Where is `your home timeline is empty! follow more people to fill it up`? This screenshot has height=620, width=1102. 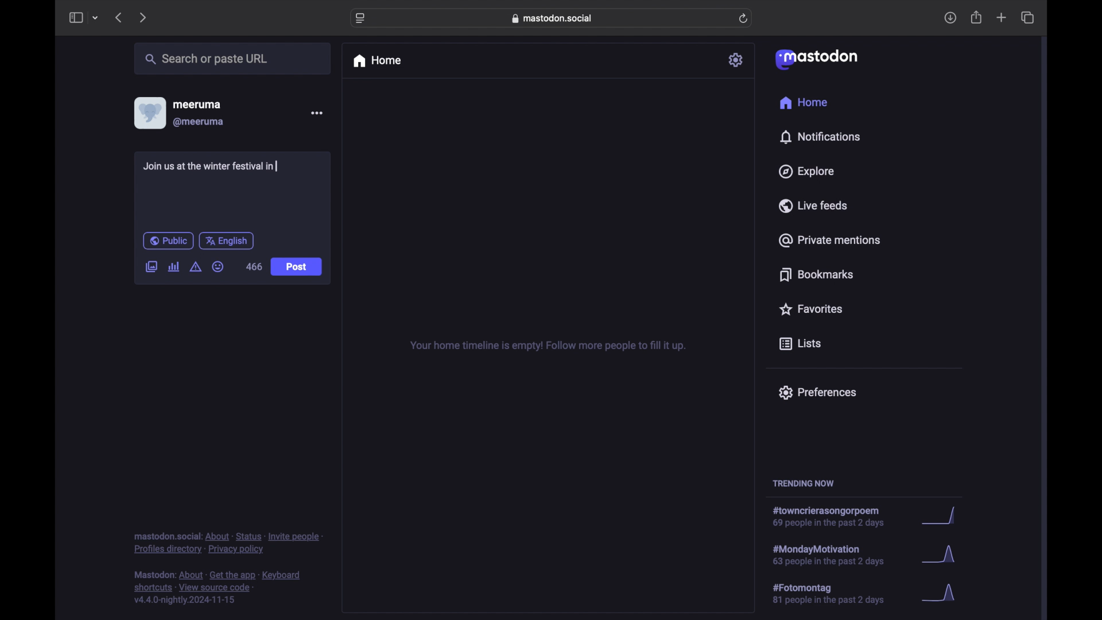 your home timeline is empty! follow more people to fill it up is located at coordinates (548, 346).